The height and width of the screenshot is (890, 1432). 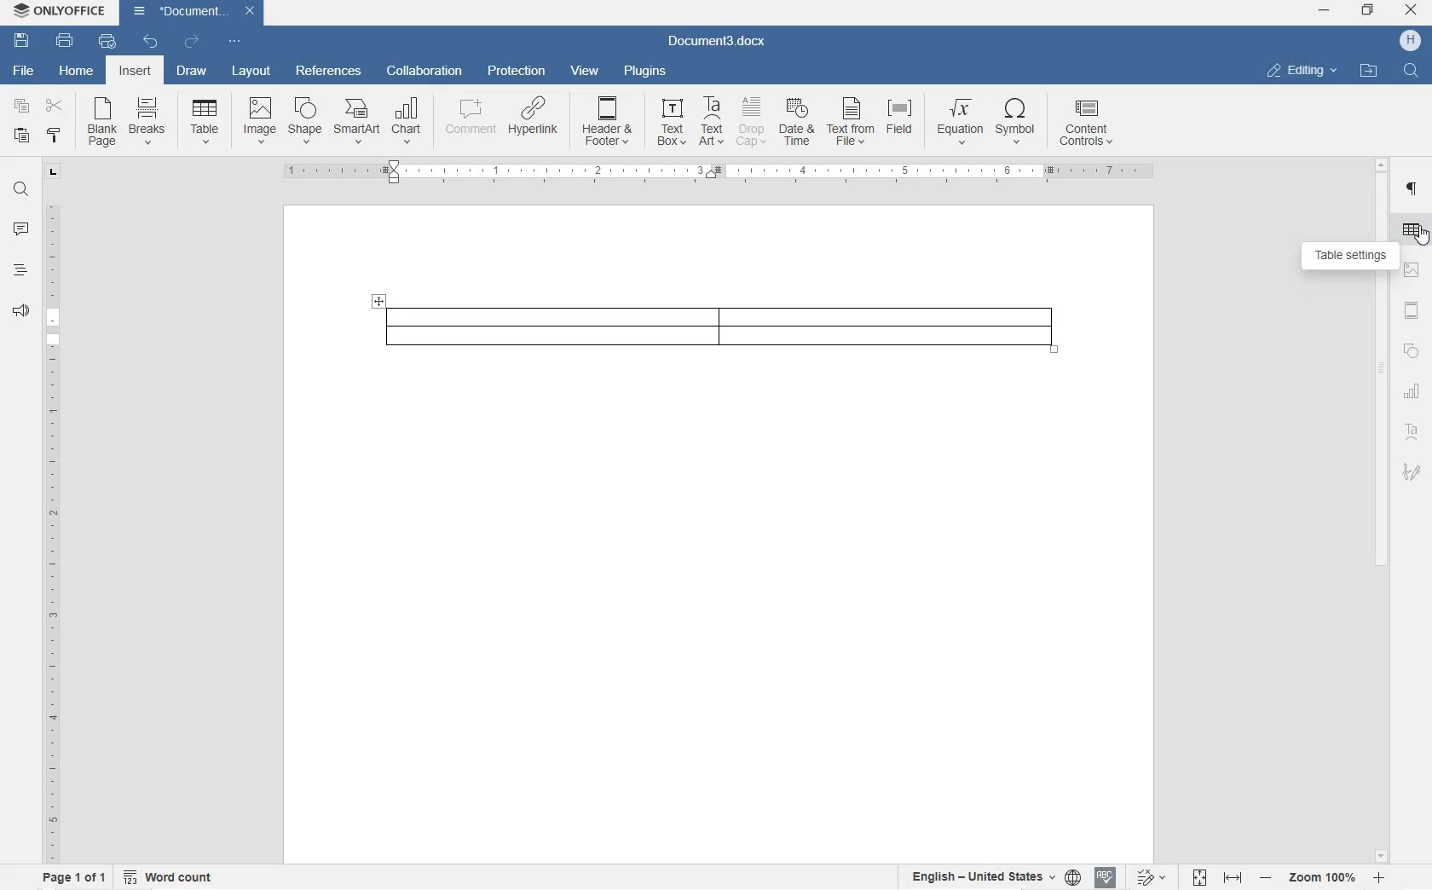 I want to click on Drop Cap, so click(x=752, y=122).